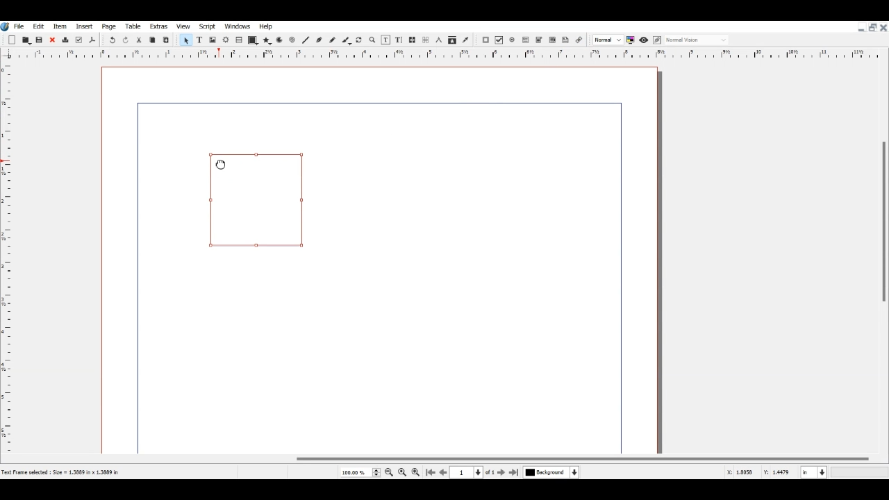 The height and width of the screenshot is (500, 889). Describe the element at coordinates (6, 26) in the screenshot. I see `Logo` at that location.